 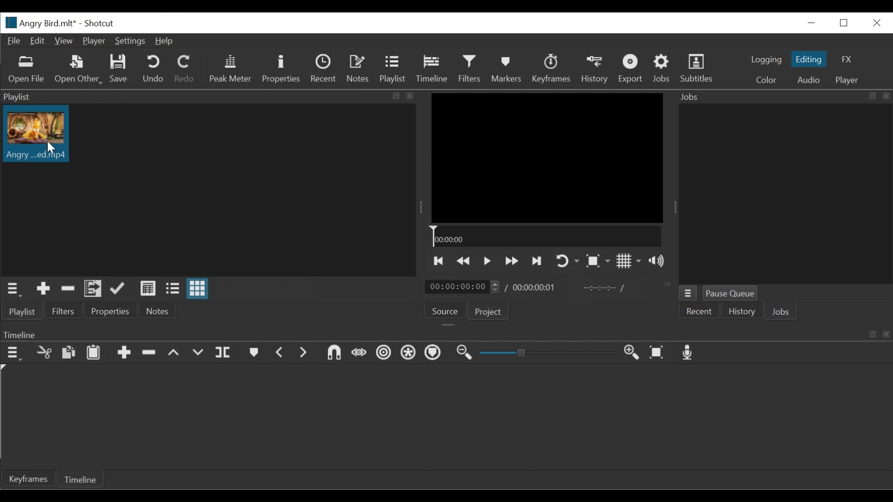 What do you see at coordinates (198, 289) in the screenshot?
I see `View as icons` at bounding box center [198, 289].